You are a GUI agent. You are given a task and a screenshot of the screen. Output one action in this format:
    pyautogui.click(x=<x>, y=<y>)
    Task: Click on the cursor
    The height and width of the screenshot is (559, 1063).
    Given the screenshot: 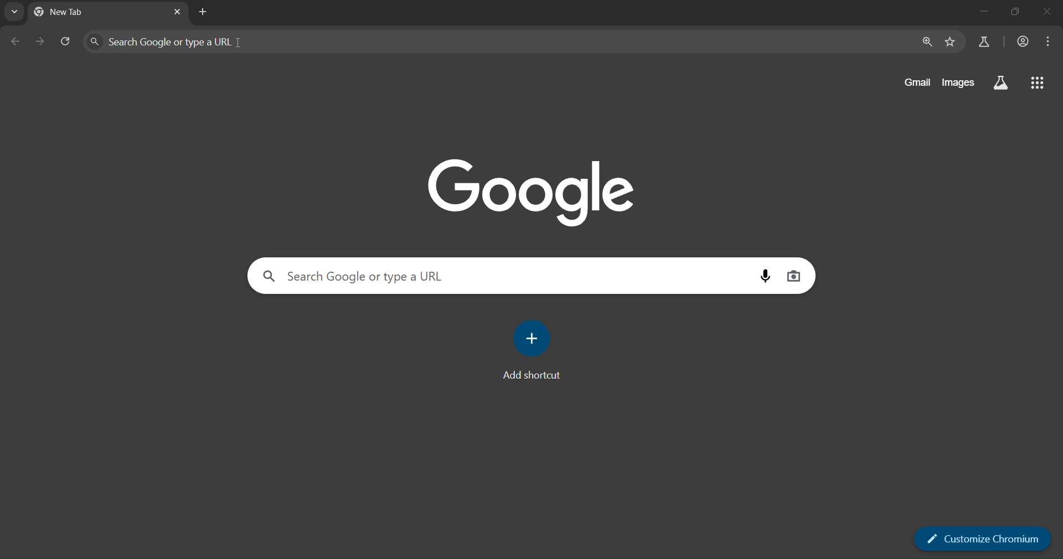 What is the action you would take?
    pyautogui.click(x=237, y=45)
    